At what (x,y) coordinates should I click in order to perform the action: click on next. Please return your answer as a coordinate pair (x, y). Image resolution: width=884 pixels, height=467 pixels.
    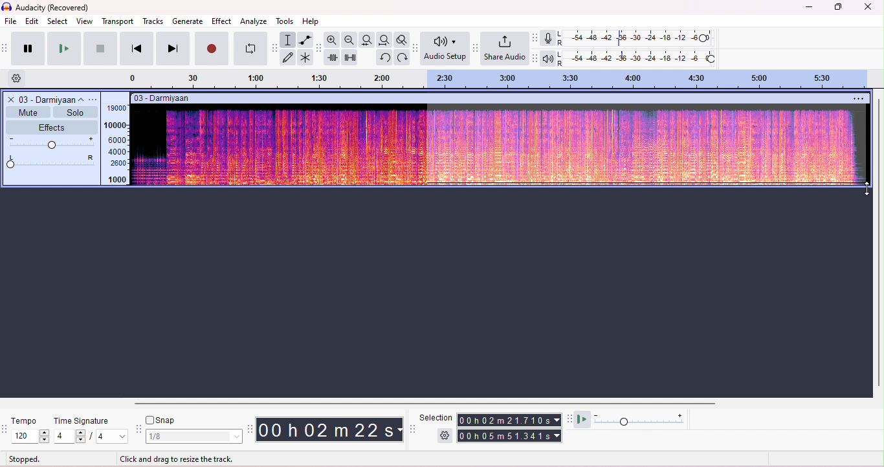
    Looking at the image, I should click on (172, 49).